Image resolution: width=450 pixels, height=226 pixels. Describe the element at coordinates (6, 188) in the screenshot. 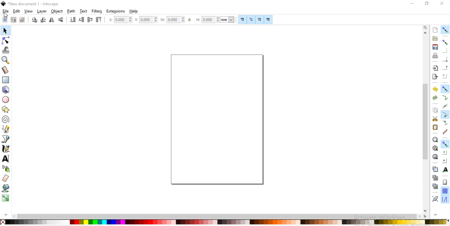

I see `fill bounded areas` at that location.